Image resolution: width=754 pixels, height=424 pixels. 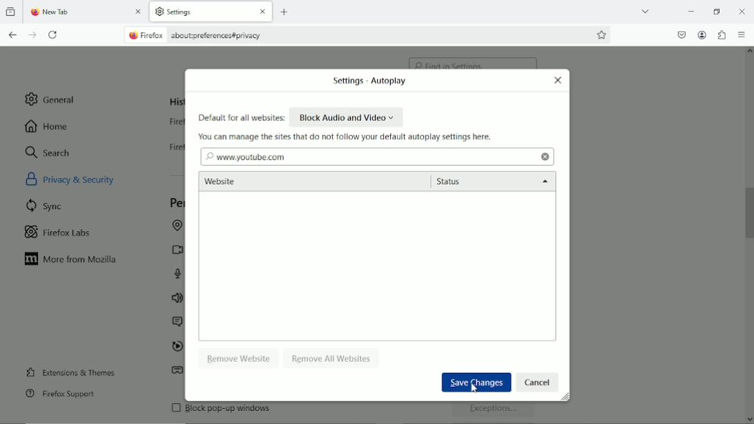 What do you see at coordinates (46, 205) in the screenshot?
I see `sync` at bounding box center [46, 205].